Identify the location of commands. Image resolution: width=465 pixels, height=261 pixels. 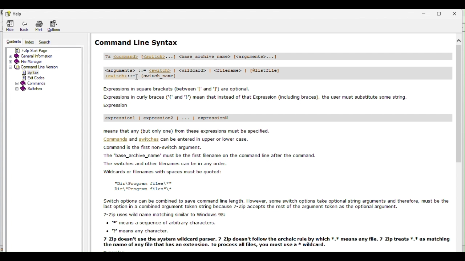
(32, 84).